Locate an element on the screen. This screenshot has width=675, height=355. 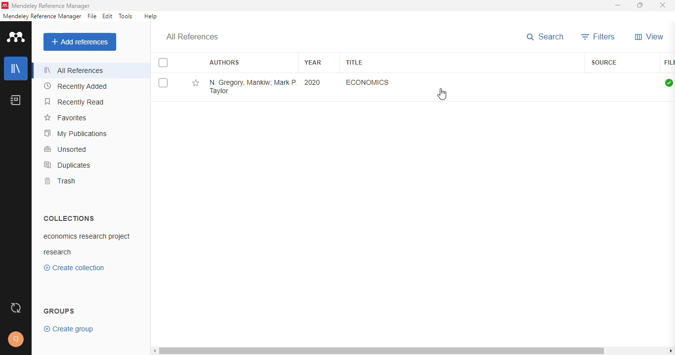
file is located at coordinates (669, 62).